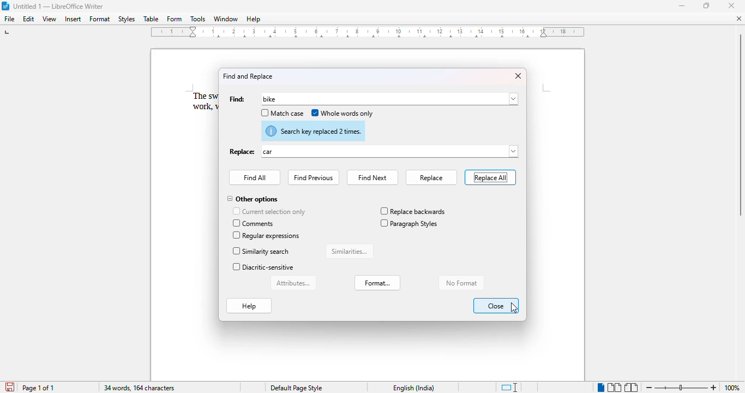 Image resolution: width=745 pixels, height=393 pixels. What do you see at coordinates (513, 99) in the screenshot?
I see `browse` at bounding box center [513, 99].